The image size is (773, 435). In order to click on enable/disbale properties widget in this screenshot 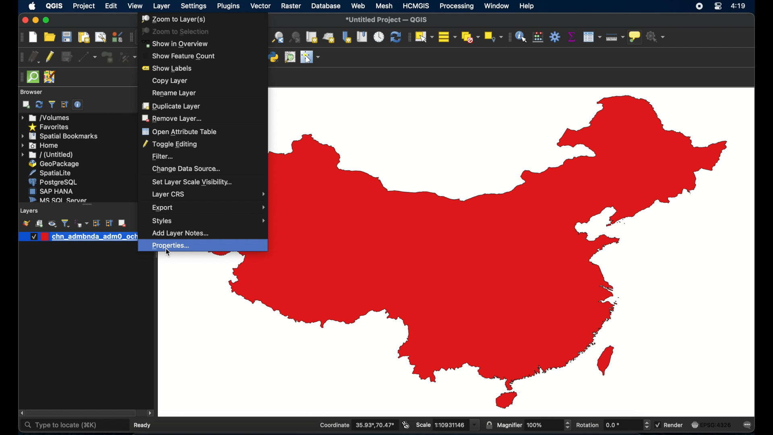, I will do `click(79, 105)`.